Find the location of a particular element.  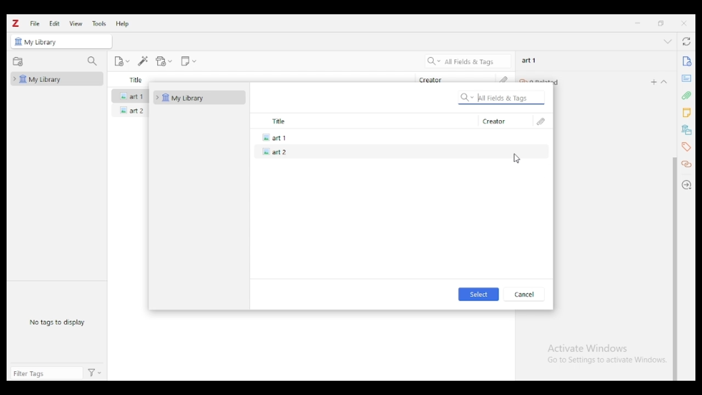

tags is located at coordinates (686, 146).